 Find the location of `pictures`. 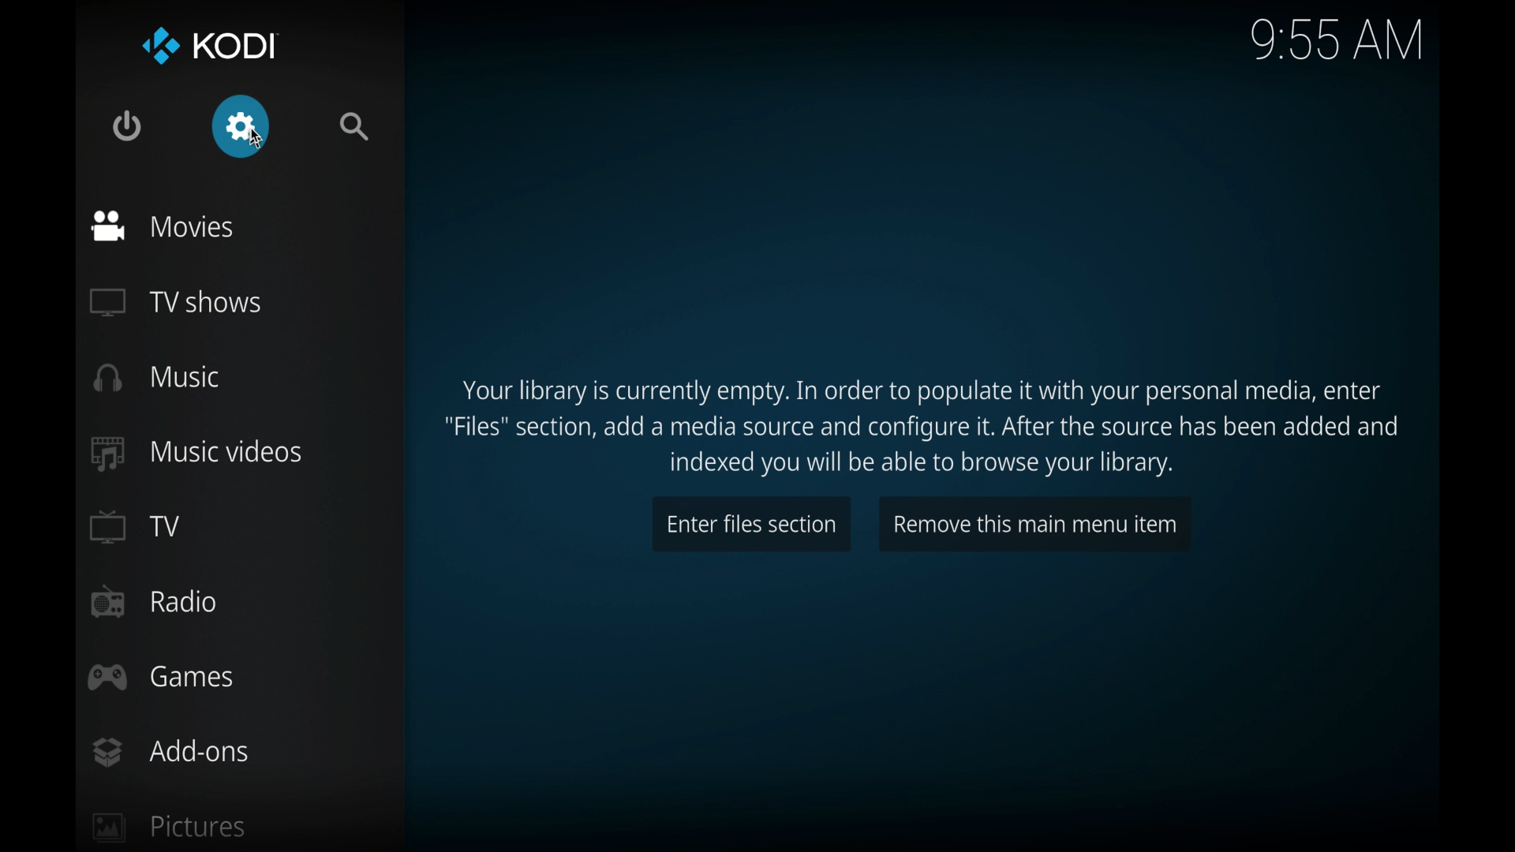

pictures is located at coordinates (169, 829).